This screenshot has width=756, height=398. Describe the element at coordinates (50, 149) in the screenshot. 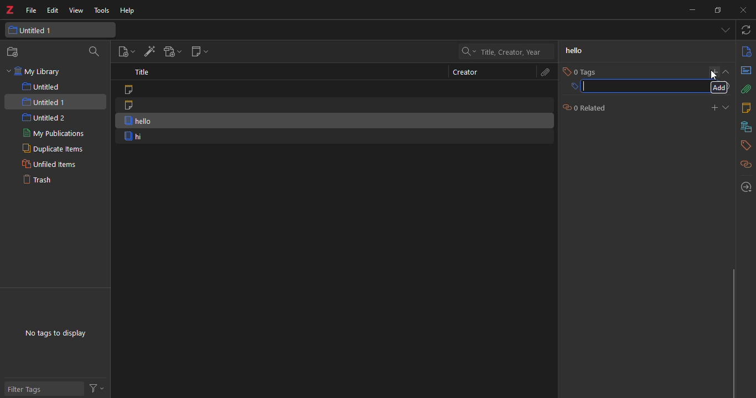

I see `duplicate items` at that location.